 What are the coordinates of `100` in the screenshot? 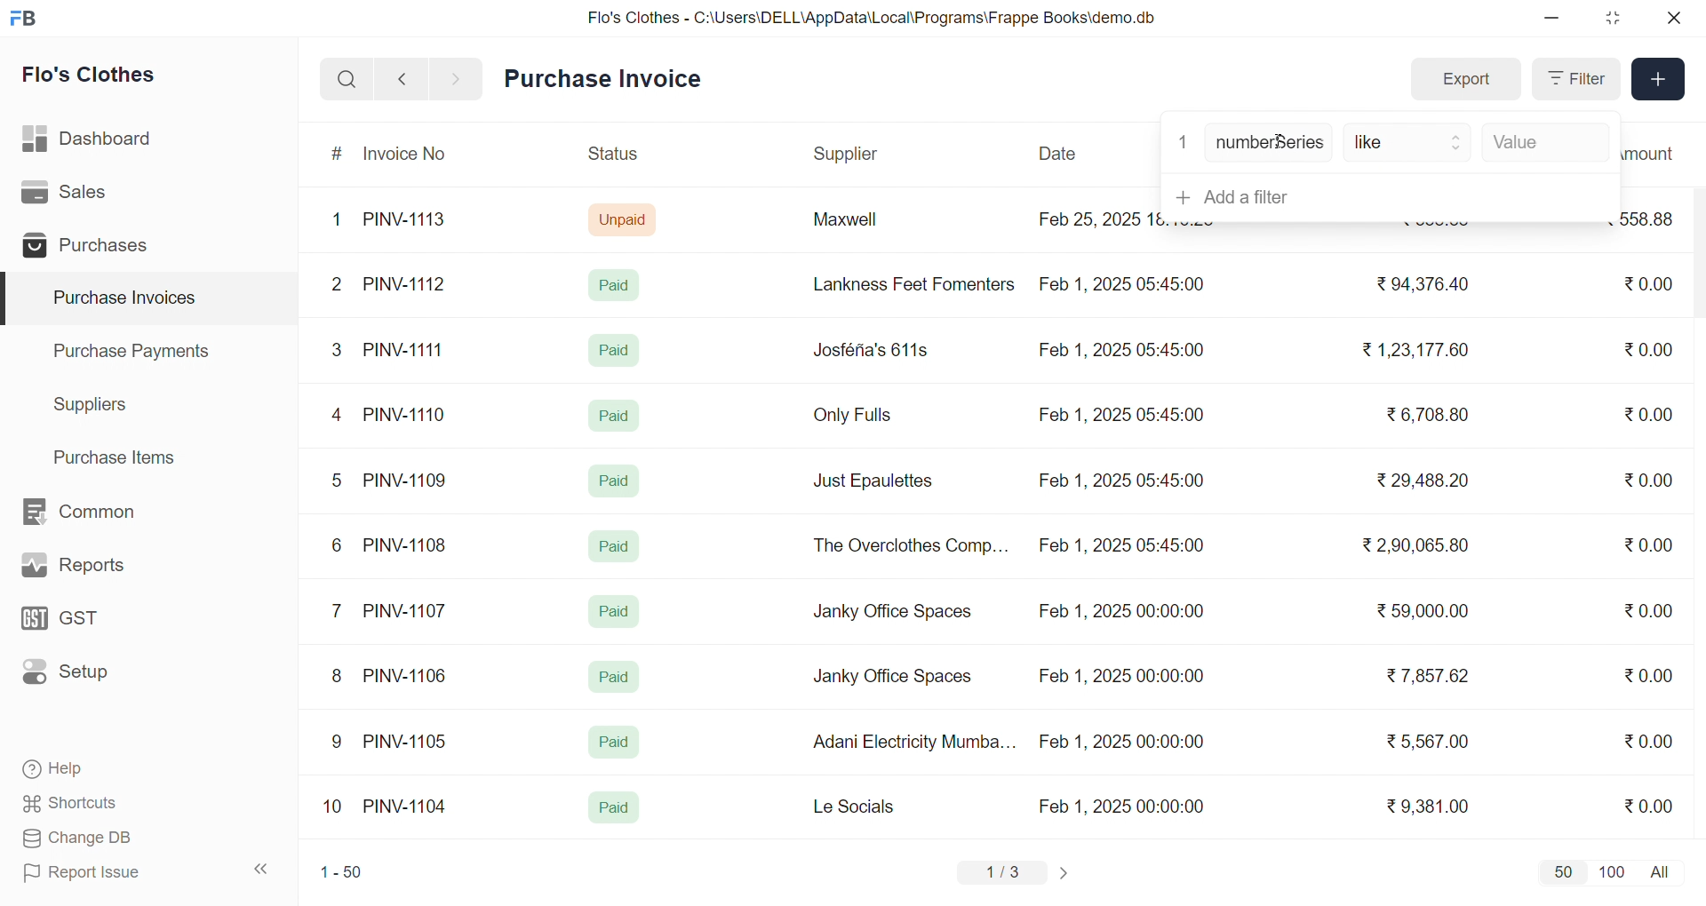 It's located at (1609, 870).